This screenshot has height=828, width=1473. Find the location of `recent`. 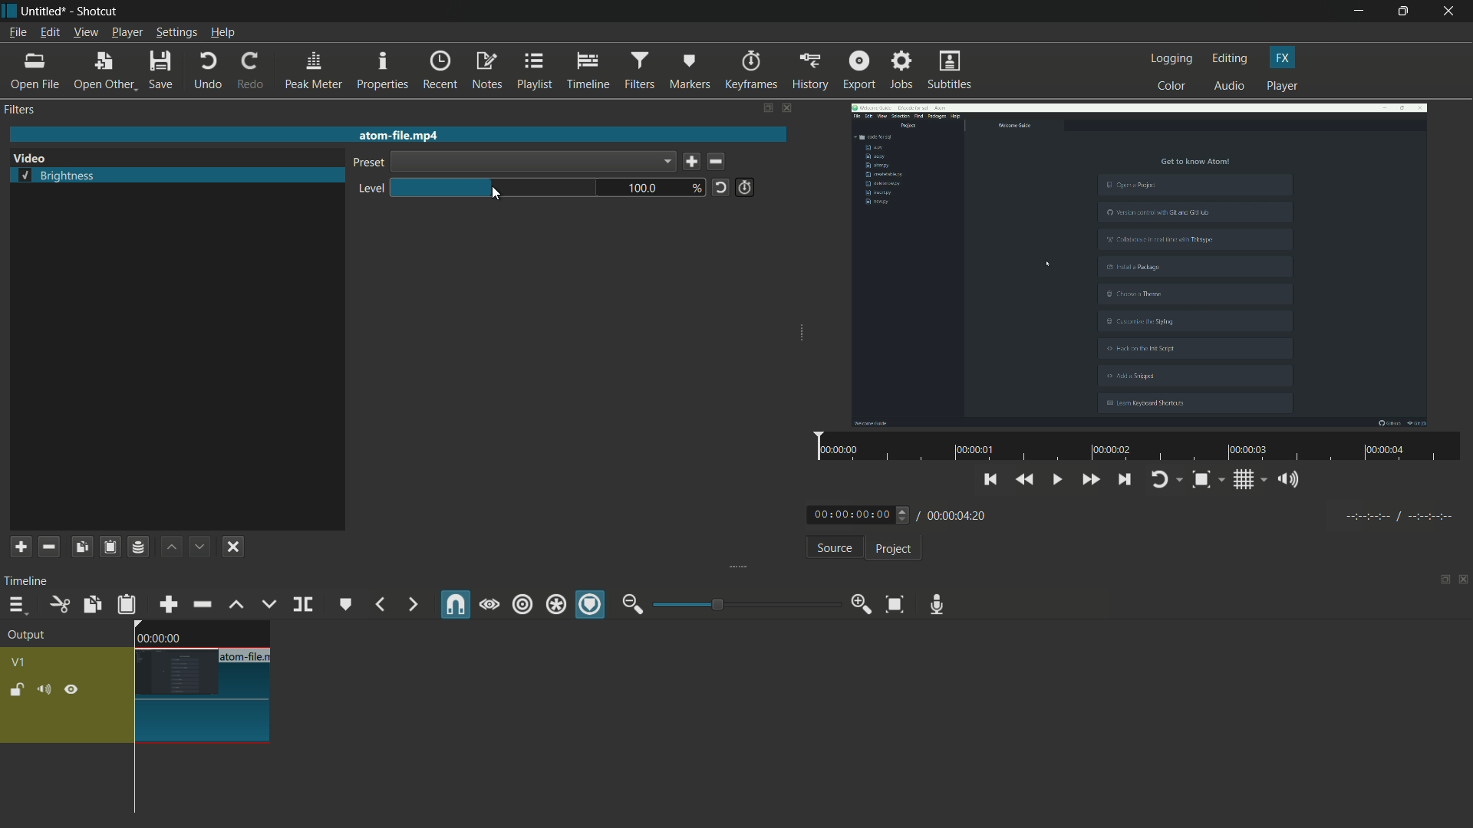

recent is located at coordinates (442, 70).